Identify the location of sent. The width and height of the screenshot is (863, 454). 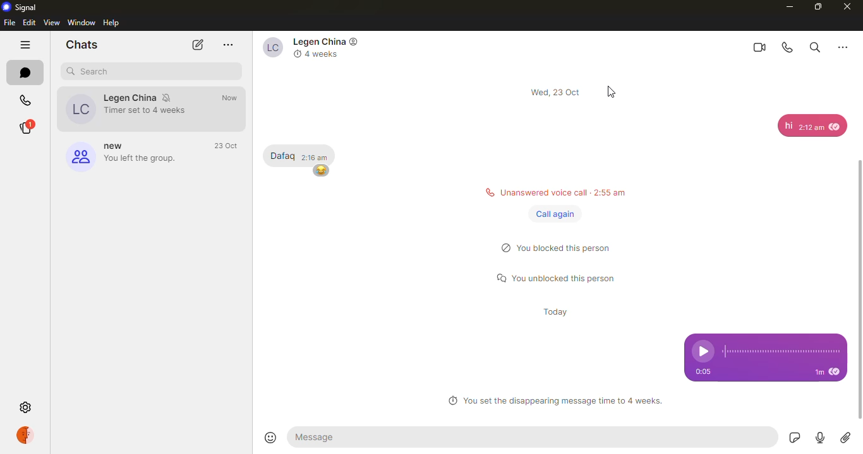
(232, 111).